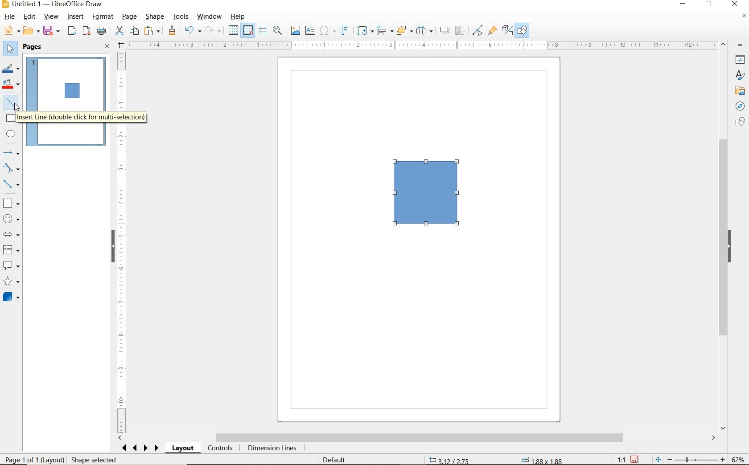  I want to click on ZOOM & PAN, so click(278, 30).